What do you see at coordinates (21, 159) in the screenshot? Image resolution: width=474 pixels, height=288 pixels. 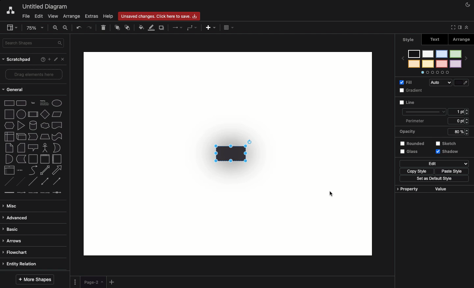 I see `data storage` at bounding box center [21, 159].